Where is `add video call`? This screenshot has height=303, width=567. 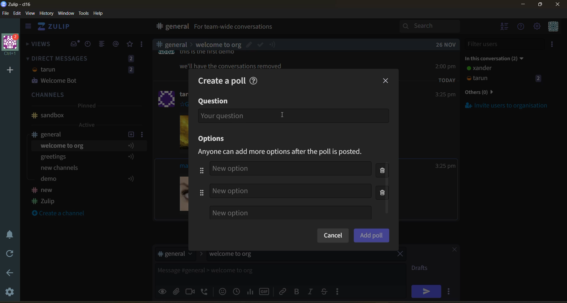
add video call is located at coordinates (190, 291).